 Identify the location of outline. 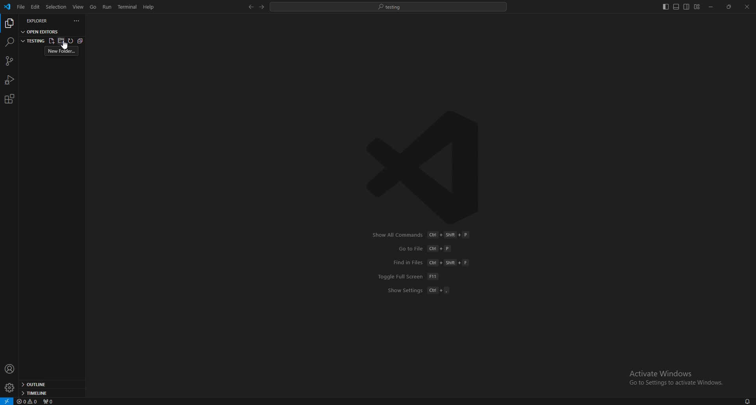
(51, 385).